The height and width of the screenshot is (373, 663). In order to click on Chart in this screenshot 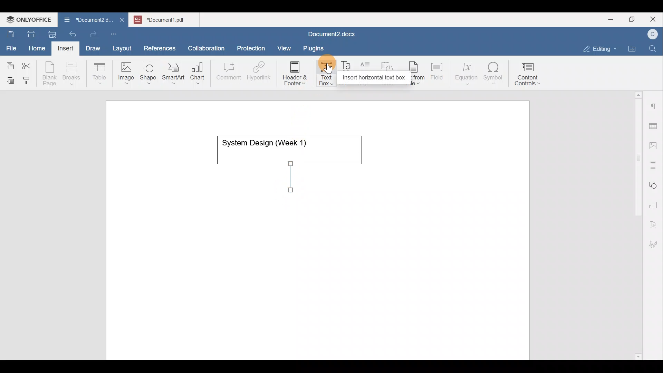, I will do `click(196, 74)`.